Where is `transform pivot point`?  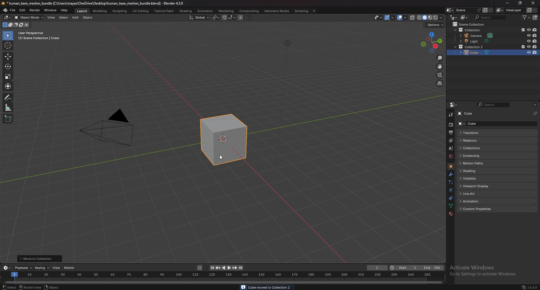 transform pivot point is located at coordinates (216, 17).